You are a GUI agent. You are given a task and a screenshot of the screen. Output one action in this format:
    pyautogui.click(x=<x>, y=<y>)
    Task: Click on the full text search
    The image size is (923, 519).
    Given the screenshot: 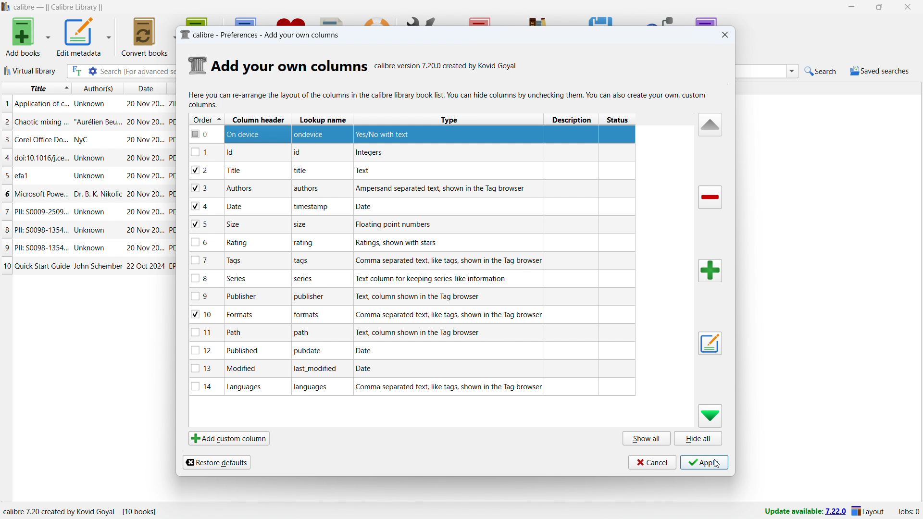 What is the action you would take?
    pyautogui.click(x=75, y=71)
    